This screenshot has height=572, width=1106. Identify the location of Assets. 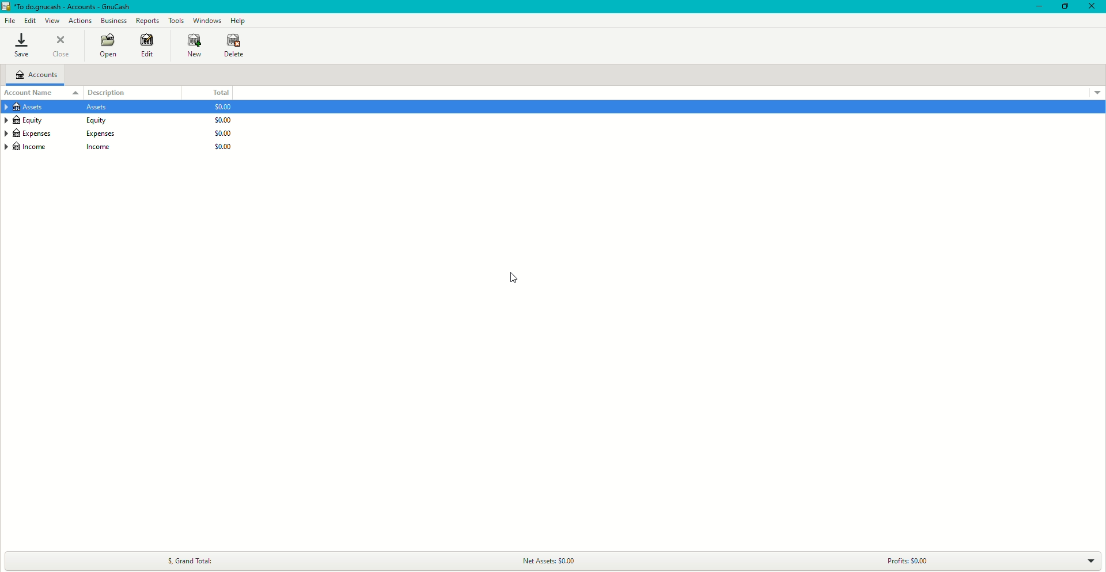
(61, 108).